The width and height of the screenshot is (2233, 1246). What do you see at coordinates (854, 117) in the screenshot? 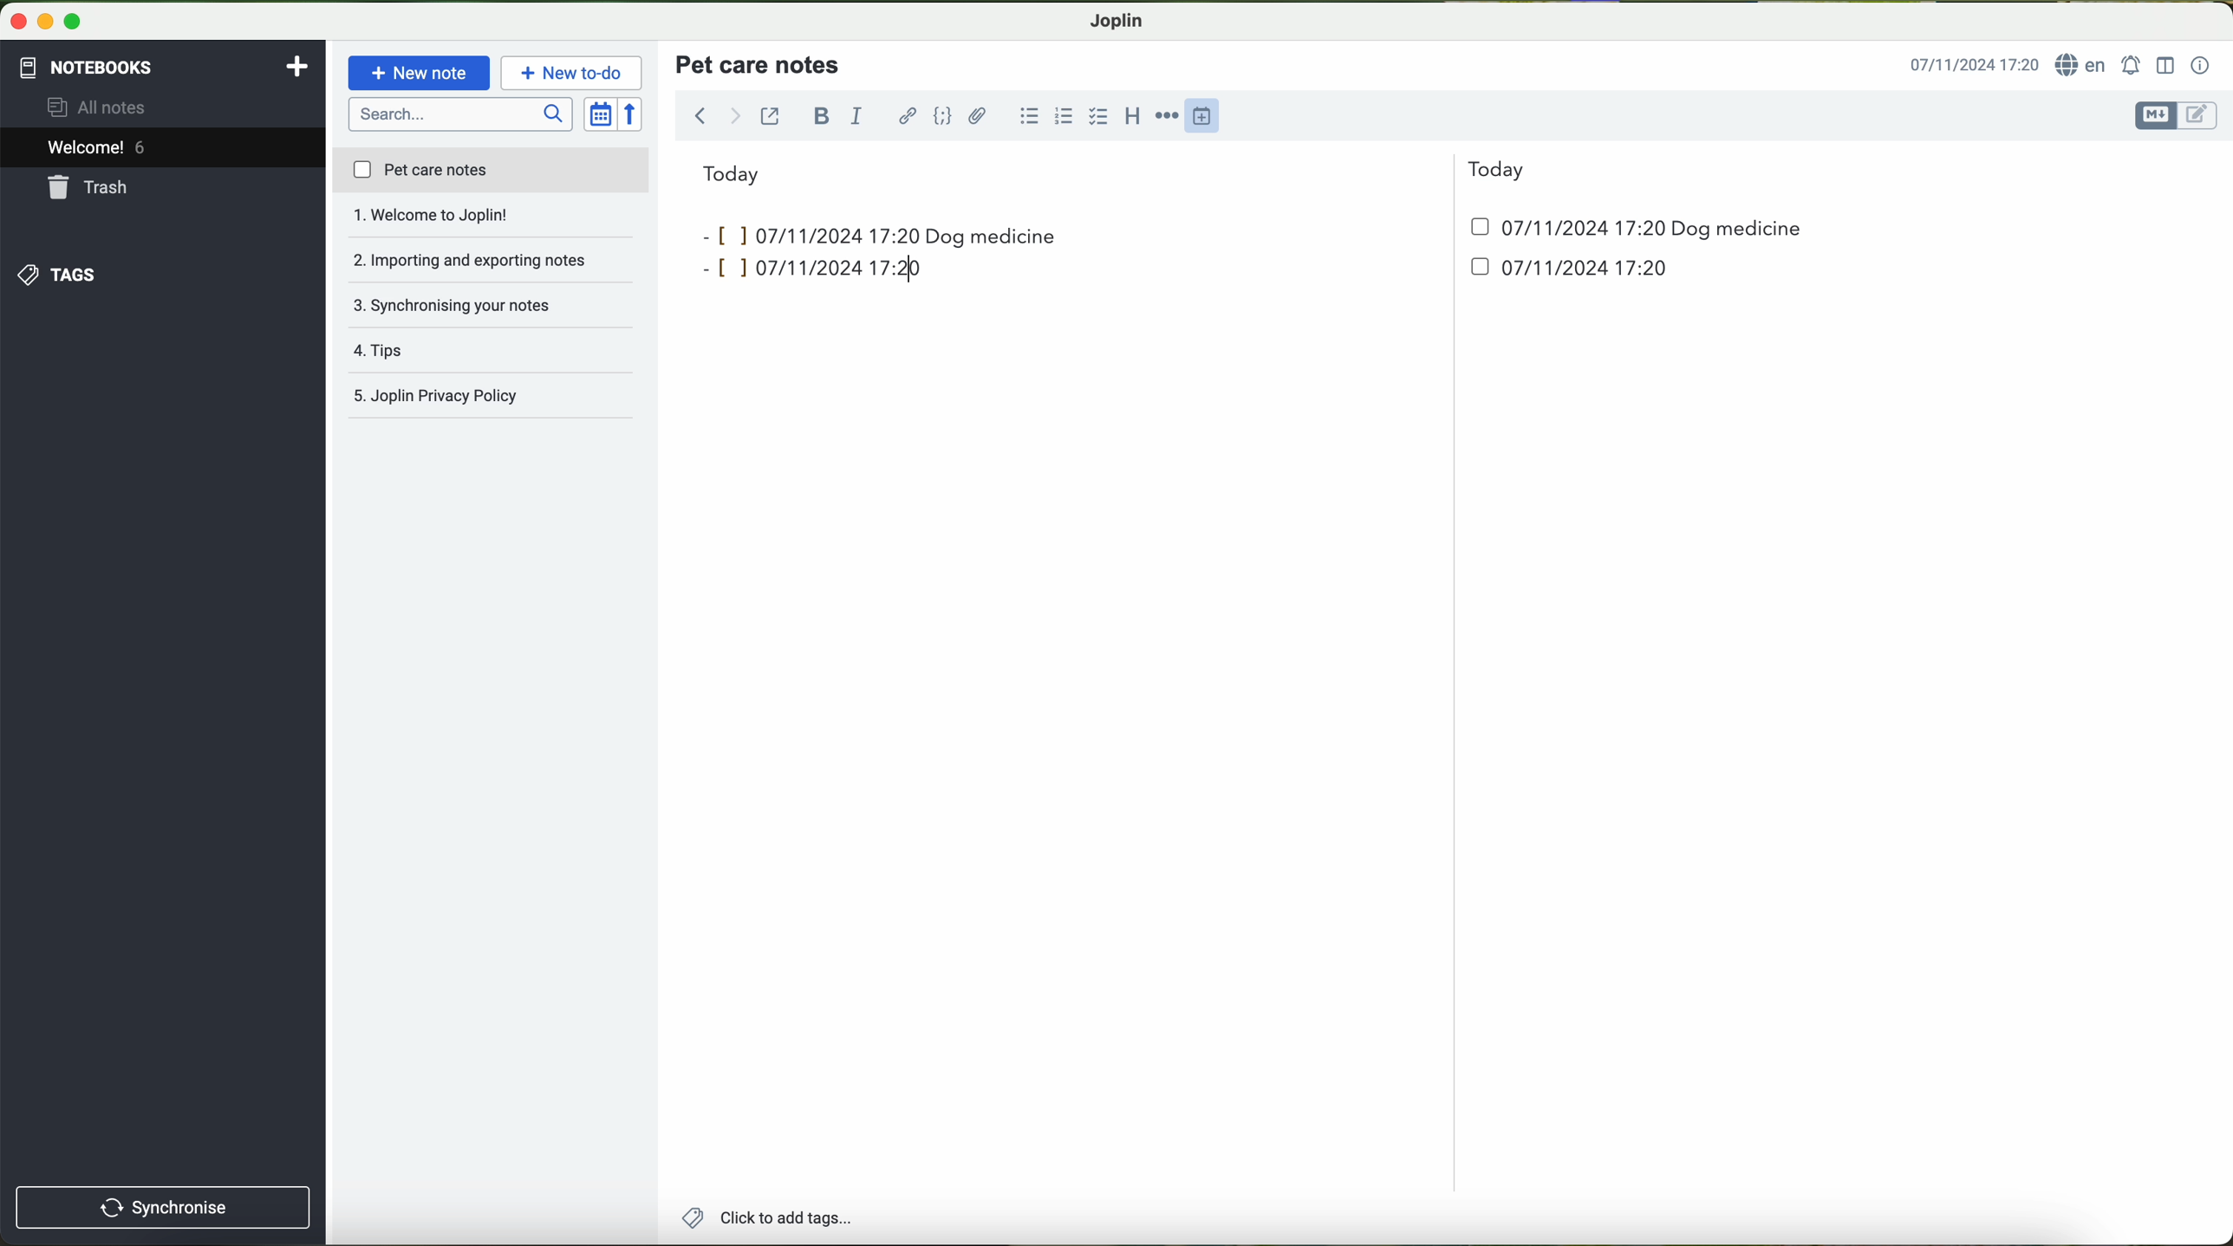
I see `italic` at bounding box center [854, 117].